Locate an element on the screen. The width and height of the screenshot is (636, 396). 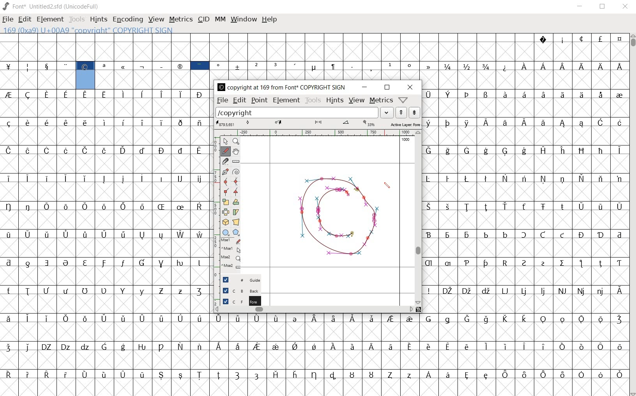
foreground layer is located at coordinates (237, 301).